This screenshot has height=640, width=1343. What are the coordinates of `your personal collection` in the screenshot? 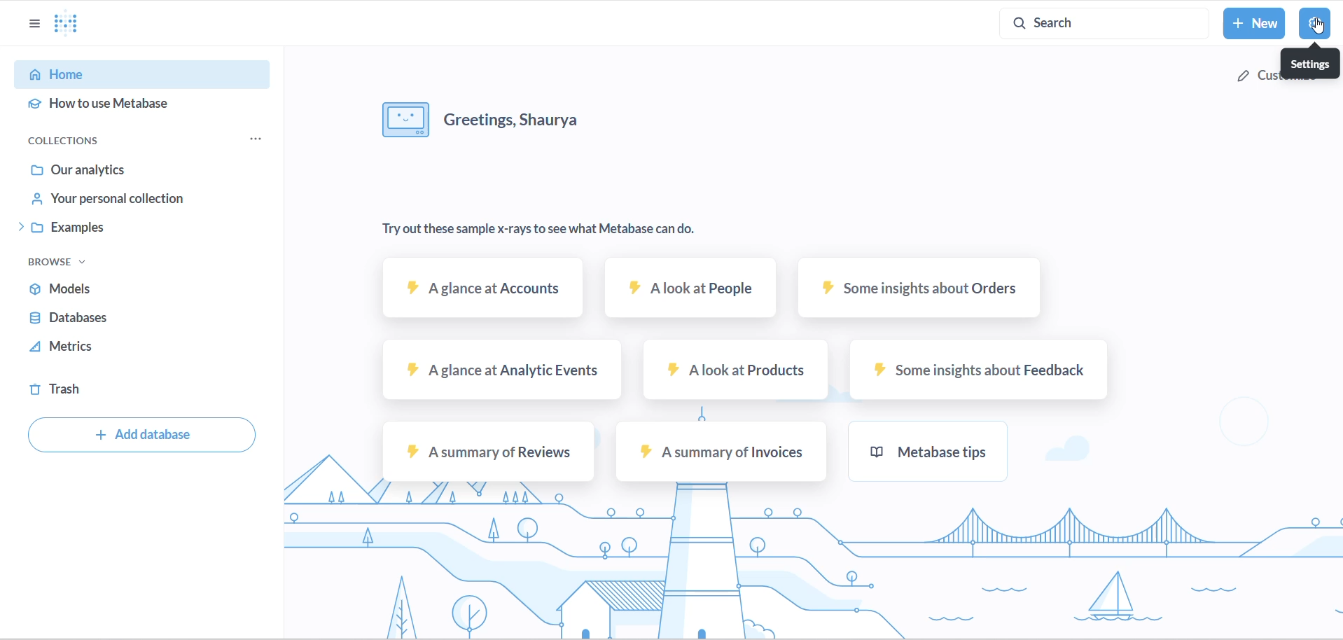 It's located at (124, 201).